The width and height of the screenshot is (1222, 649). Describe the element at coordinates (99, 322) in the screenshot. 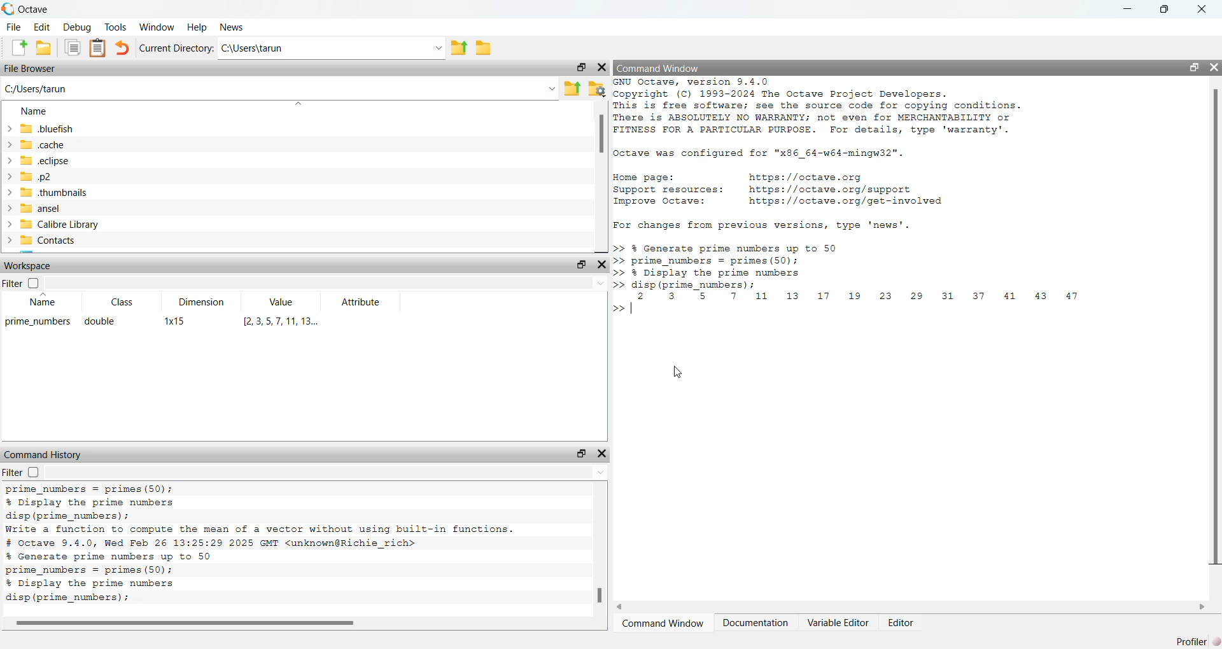

I see `double` at that location.